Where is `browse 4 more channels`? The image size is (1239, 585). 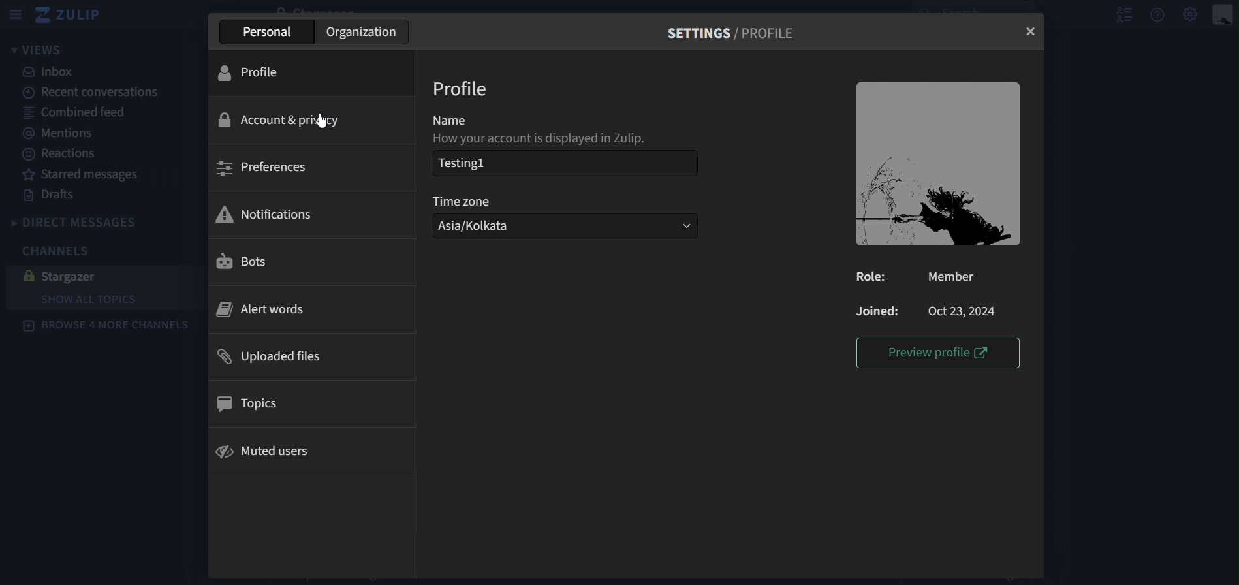
browse 4 more channels is located at coordinates (110, 328).